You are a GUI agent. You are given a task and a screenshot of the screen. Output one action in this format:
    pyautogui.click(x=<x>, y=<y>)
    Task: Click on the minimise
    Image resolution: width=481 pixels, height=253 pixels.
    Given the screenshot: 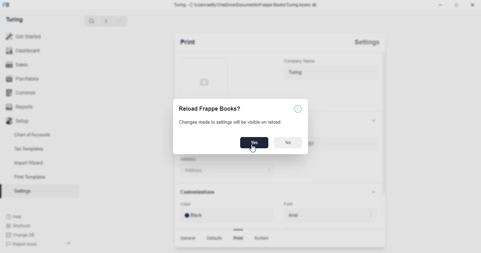 What is the action you would take?
    pyautogui.click(x=441, y=5)
    